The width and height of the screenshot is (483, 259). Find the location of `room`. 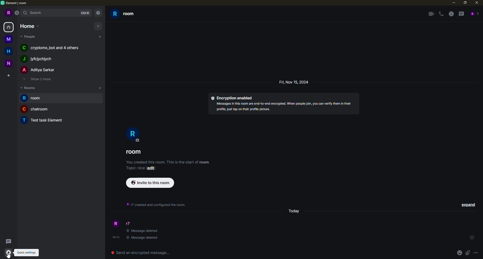

room is located at coordinates (44, 119).